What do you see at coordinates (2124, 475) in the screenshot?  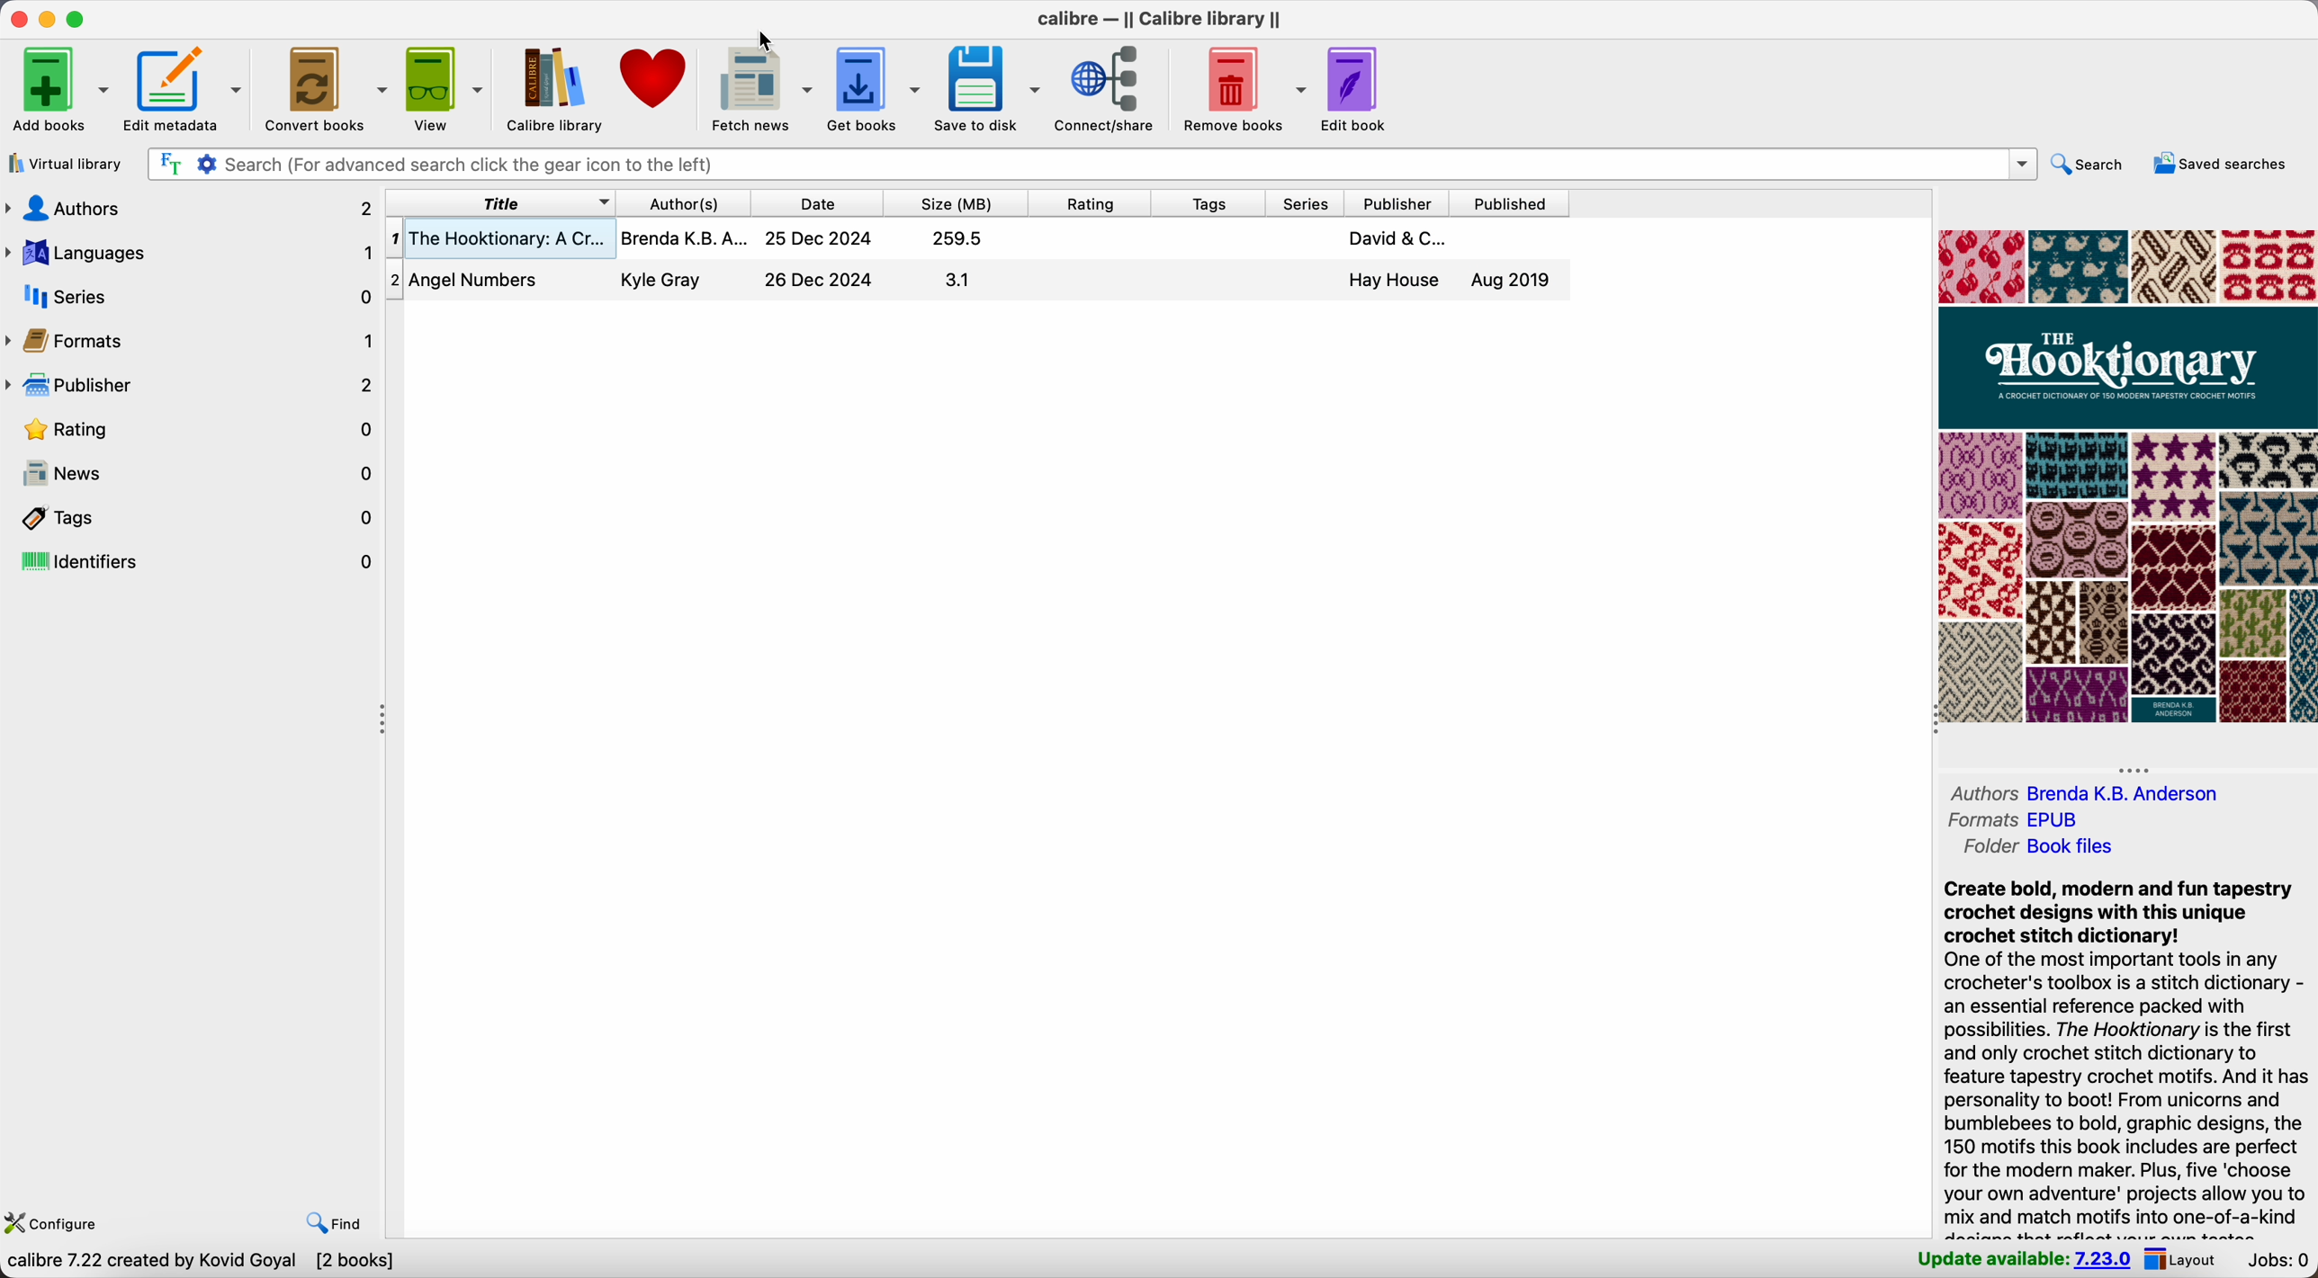 I see `book cover preview` at bounding box center [2124, 475].